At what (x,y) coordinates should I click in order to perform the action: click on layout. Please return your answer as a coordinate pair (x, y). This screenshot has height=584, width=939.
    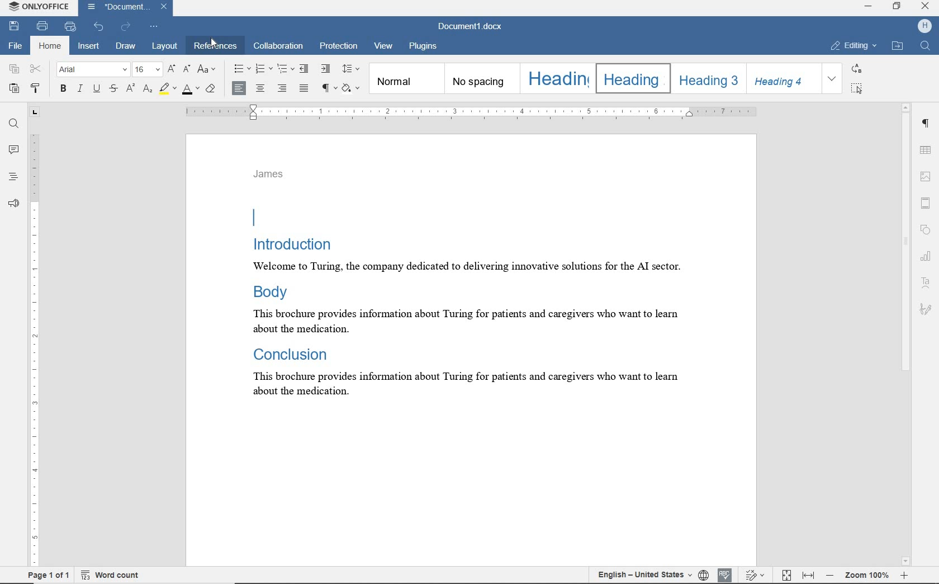
    Looking at the image, I should click on (164, 46).